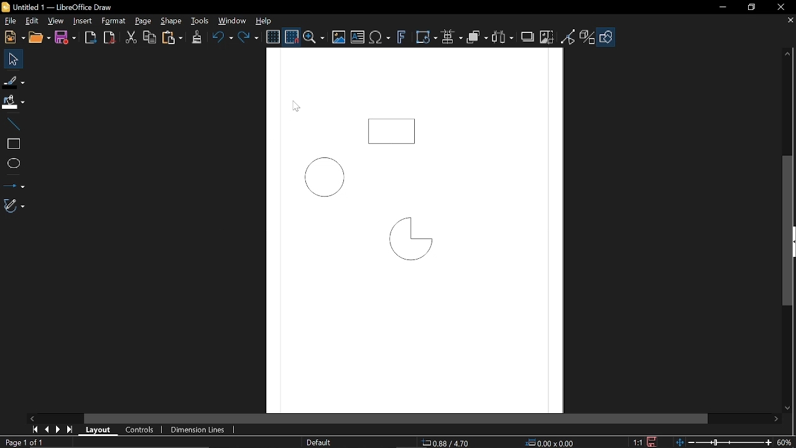 The image size is (796, 448). I want to click on Previous page, so click(45, 429).